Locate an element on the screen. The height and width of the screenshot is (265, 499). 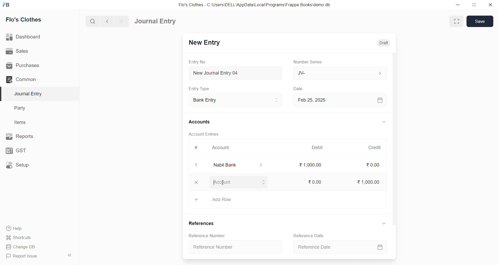
resize is located at coordinates (473, 5).